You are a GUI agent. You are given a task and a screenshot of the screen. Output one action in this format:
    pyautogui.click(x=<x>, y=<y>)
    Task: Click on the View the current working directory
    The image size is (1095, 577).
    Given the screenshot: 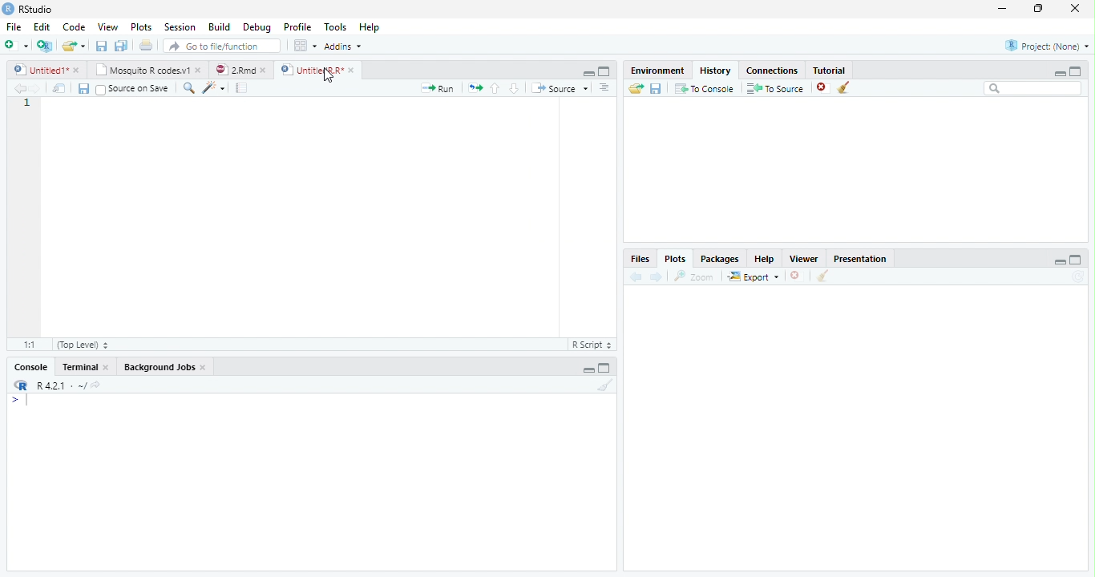 What is the action you would take?
    pyautogui.click(x=95, y=385)
    